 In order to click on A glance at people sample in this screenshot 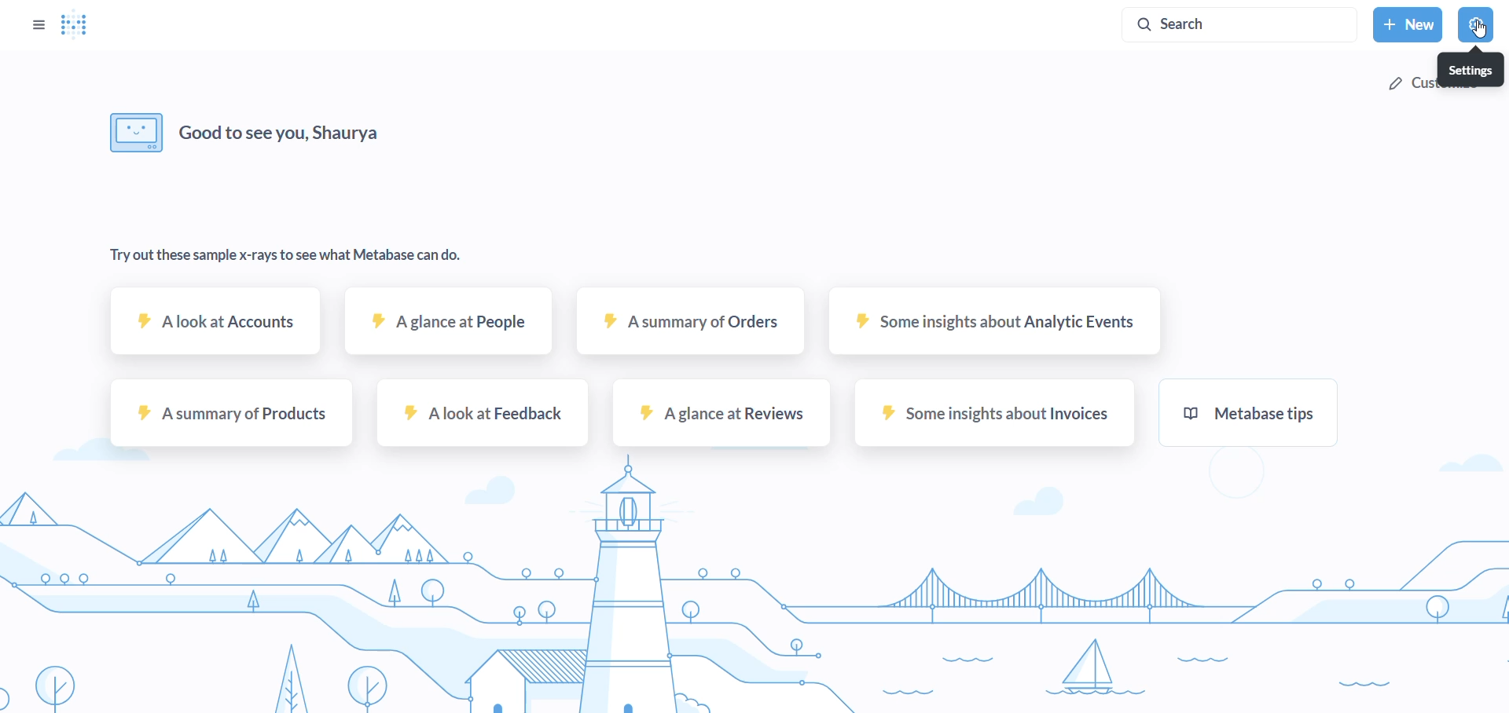, I will do `click(450, 329)`.